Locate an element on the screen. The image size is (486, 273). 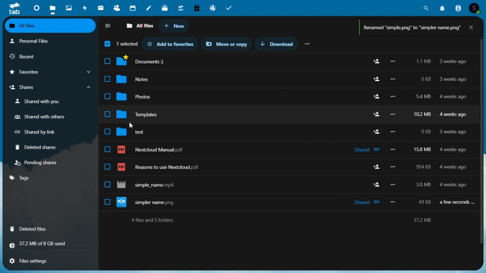
37.2 MB of 8 GB Total is located at coordinates (50, 244).